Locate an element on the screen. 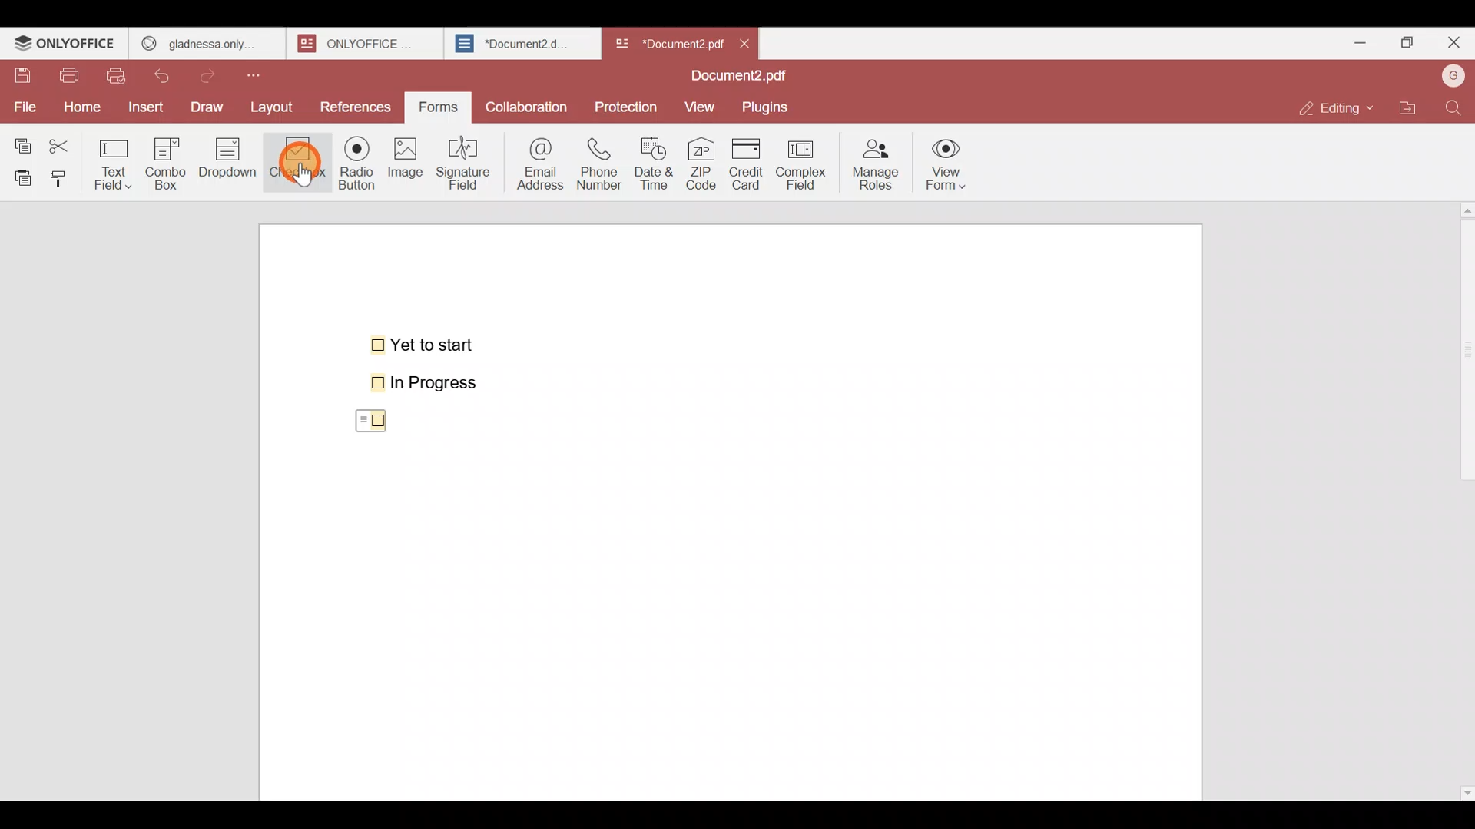 The height and width of the screenshot is (829, 1475). Phone number is located at coordinates (601, 164).